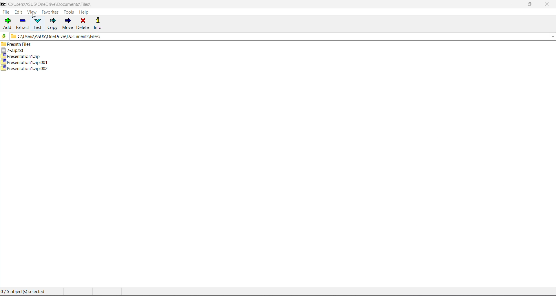  I want to click on cursor, so click(34, 16).